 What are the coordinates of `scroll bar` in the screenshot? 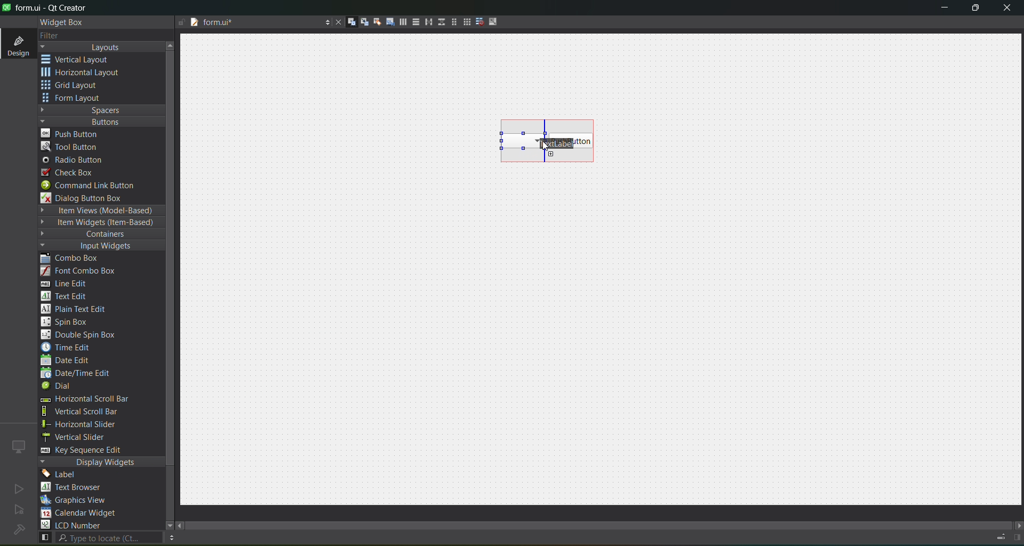 It's located at (607, 523).